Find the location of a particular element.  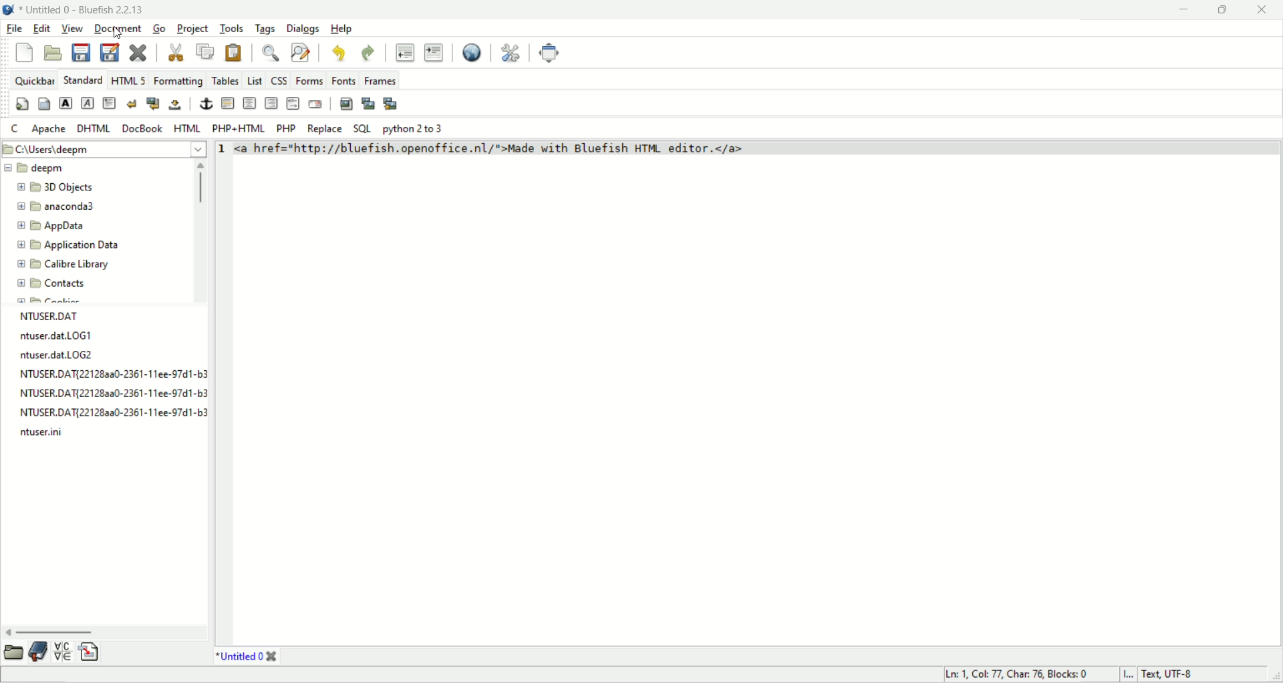

strong is located at coordinates (65, 104).